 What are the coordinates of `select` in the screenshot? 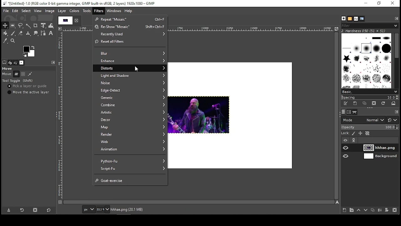 It's located at (26, 11).